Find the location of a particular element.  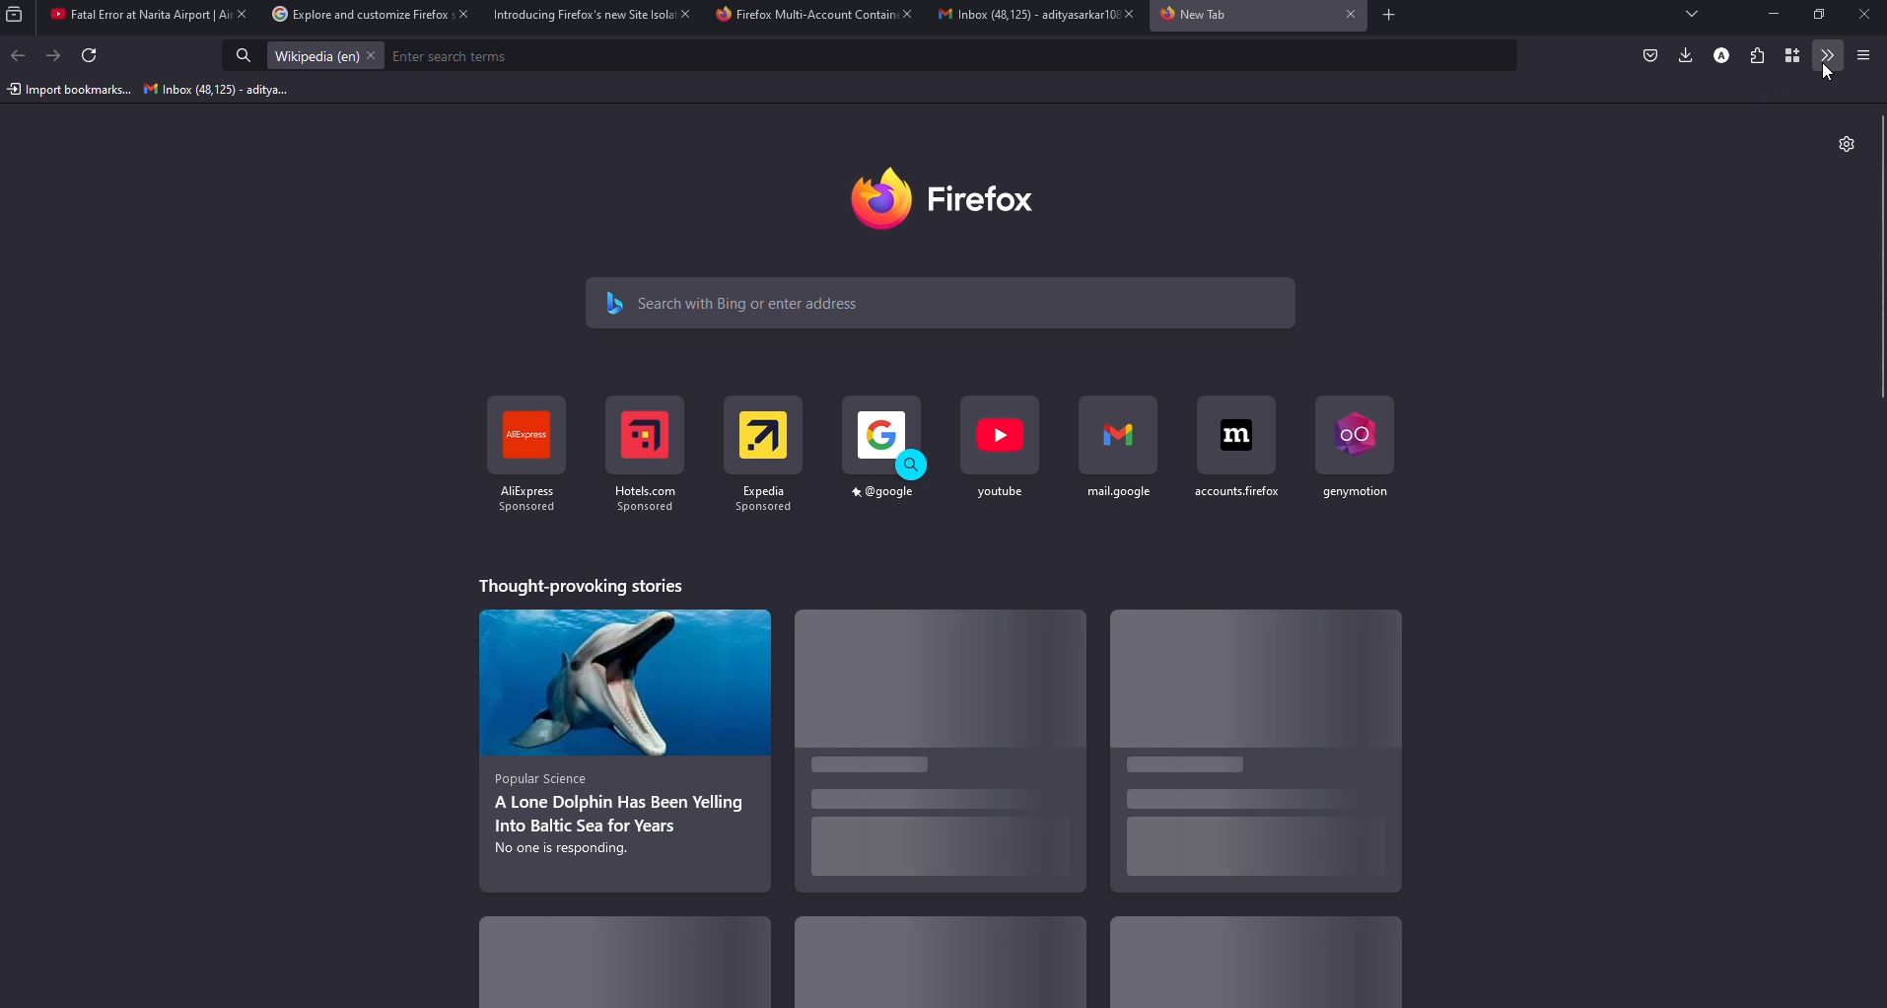

back is located at coordinates (21, 55).